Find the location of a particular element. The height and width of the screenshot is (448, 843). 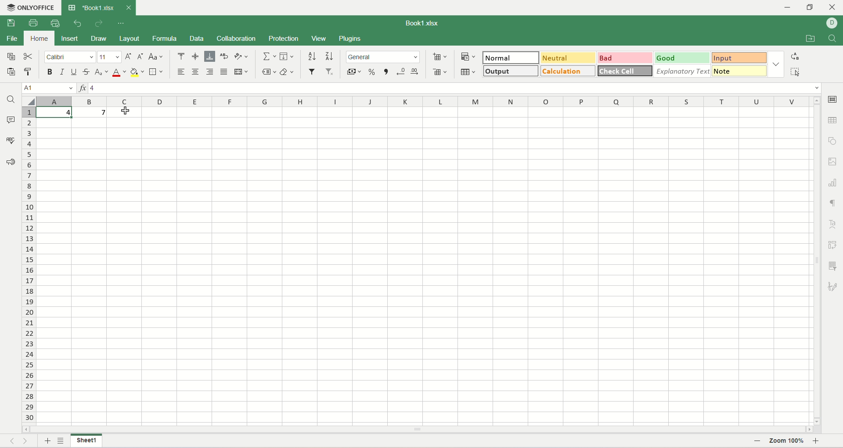

paste is located at coordinates (30, 72).